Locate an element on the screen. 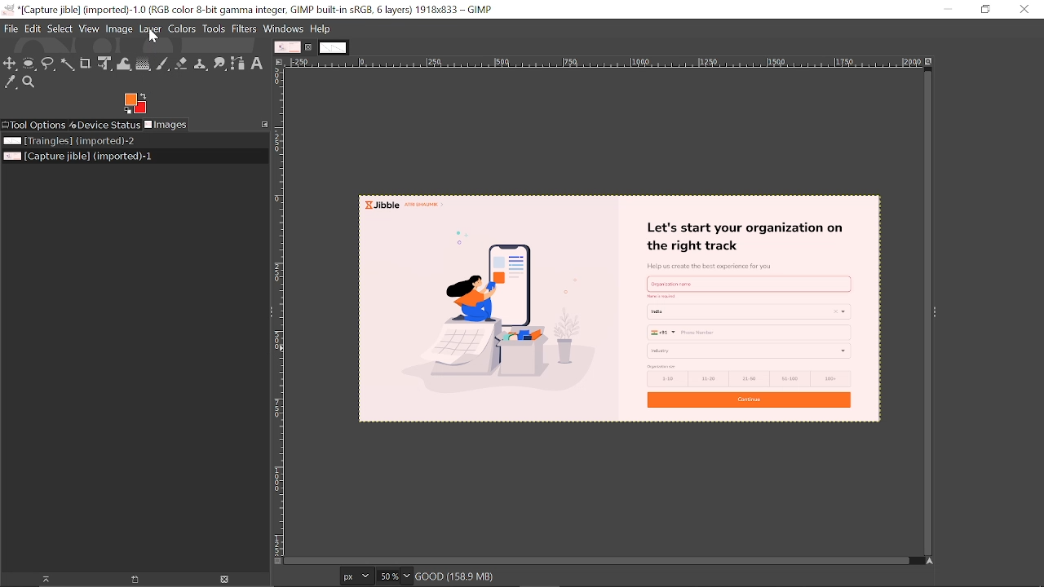  Horizontal label is located at coordinates (605, 63).